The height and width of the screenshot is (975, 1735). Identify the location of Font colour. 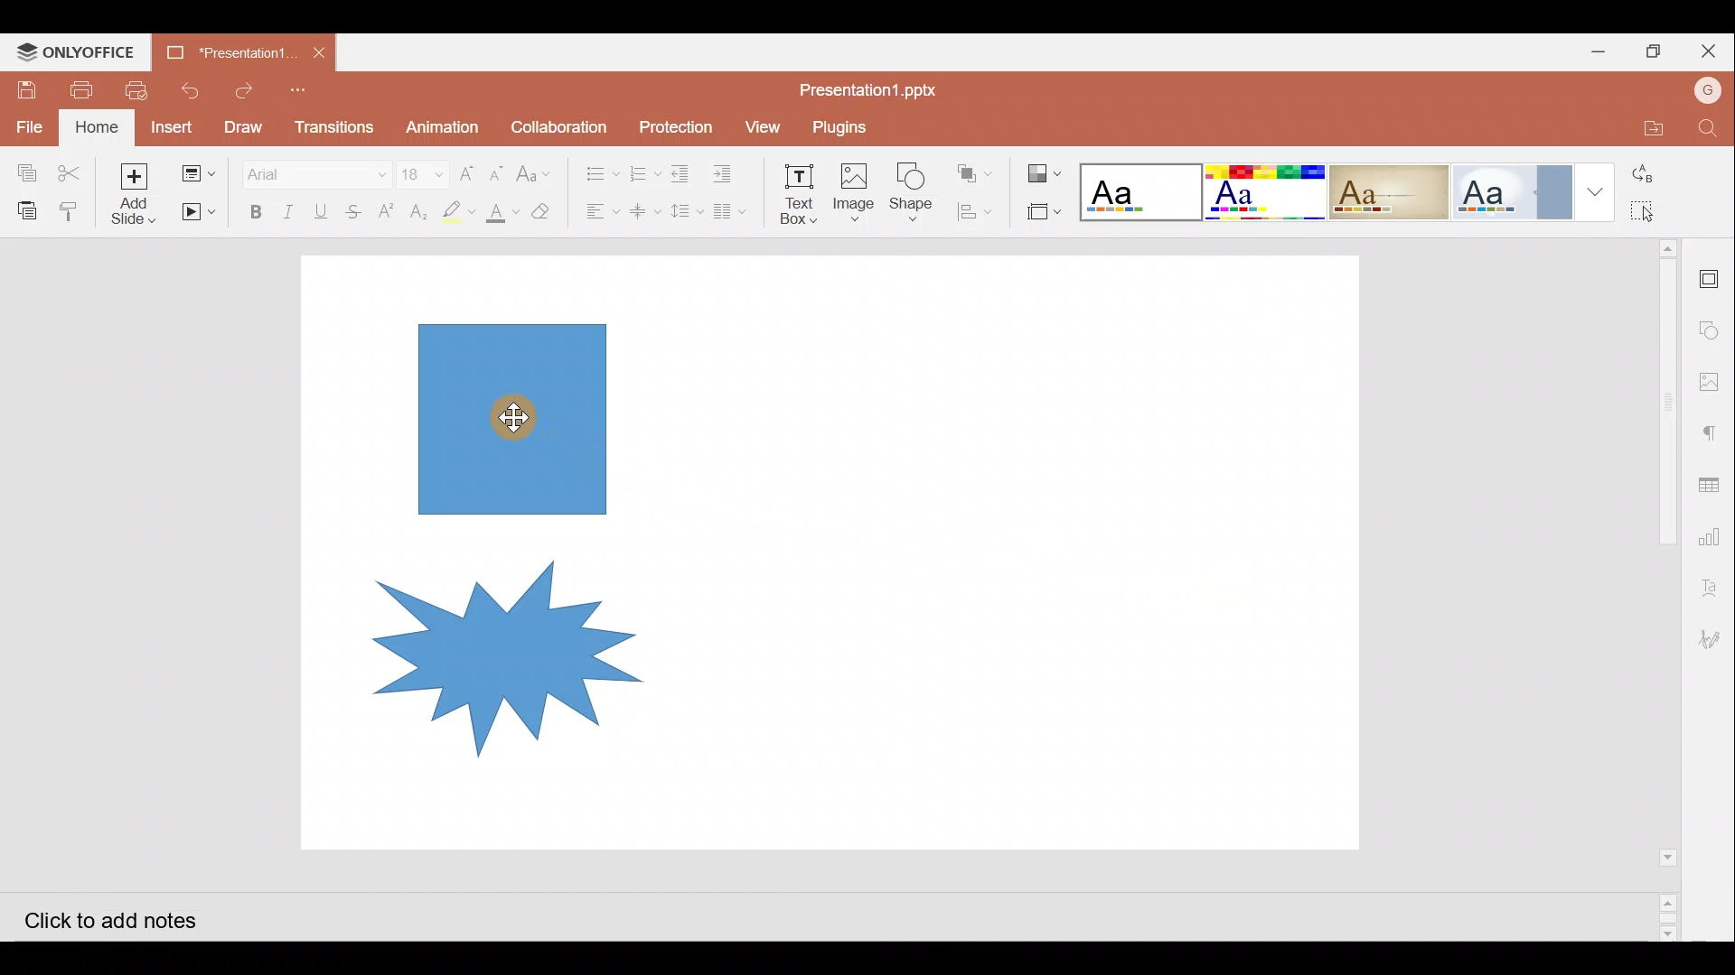
(501, 212).